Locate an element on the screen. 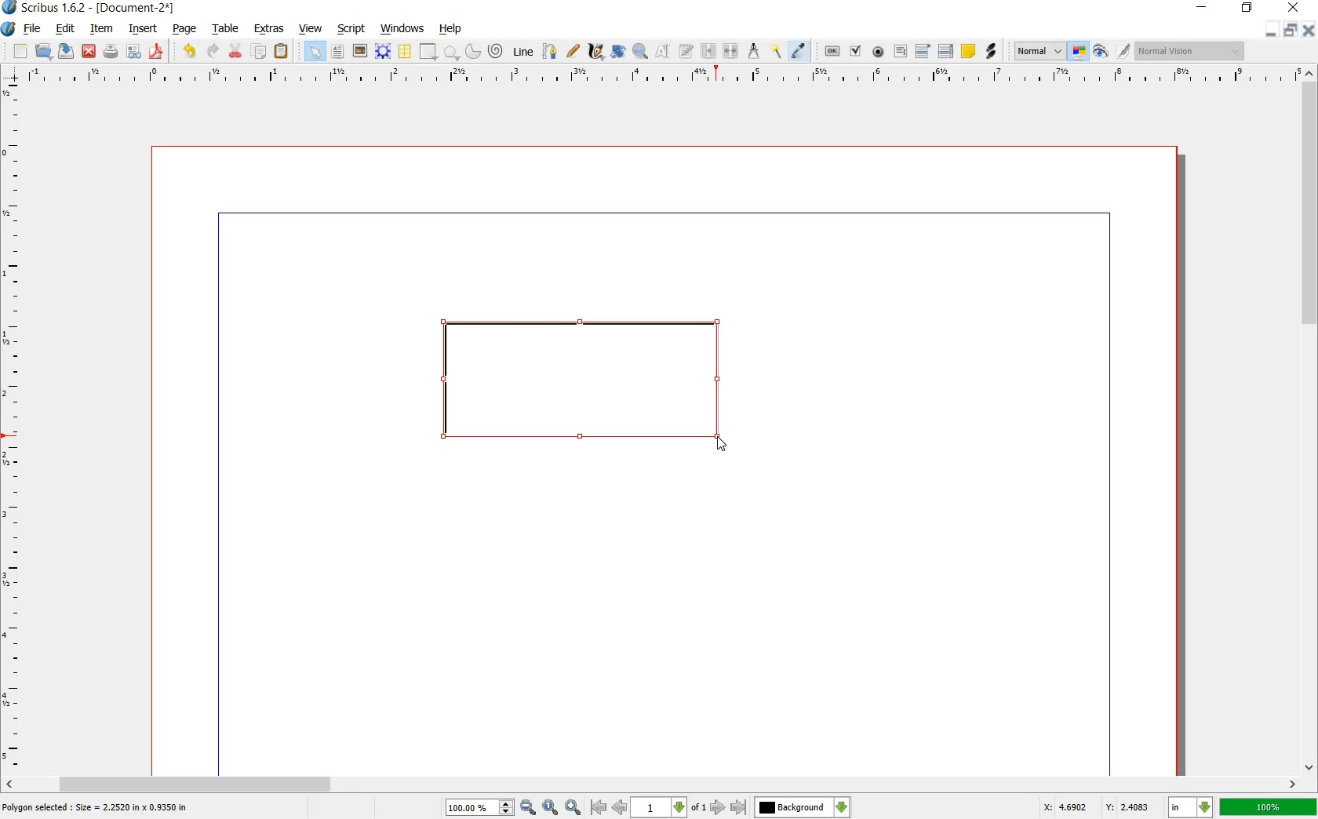  SCROLLBAR is located at coordinates (1310, 420).